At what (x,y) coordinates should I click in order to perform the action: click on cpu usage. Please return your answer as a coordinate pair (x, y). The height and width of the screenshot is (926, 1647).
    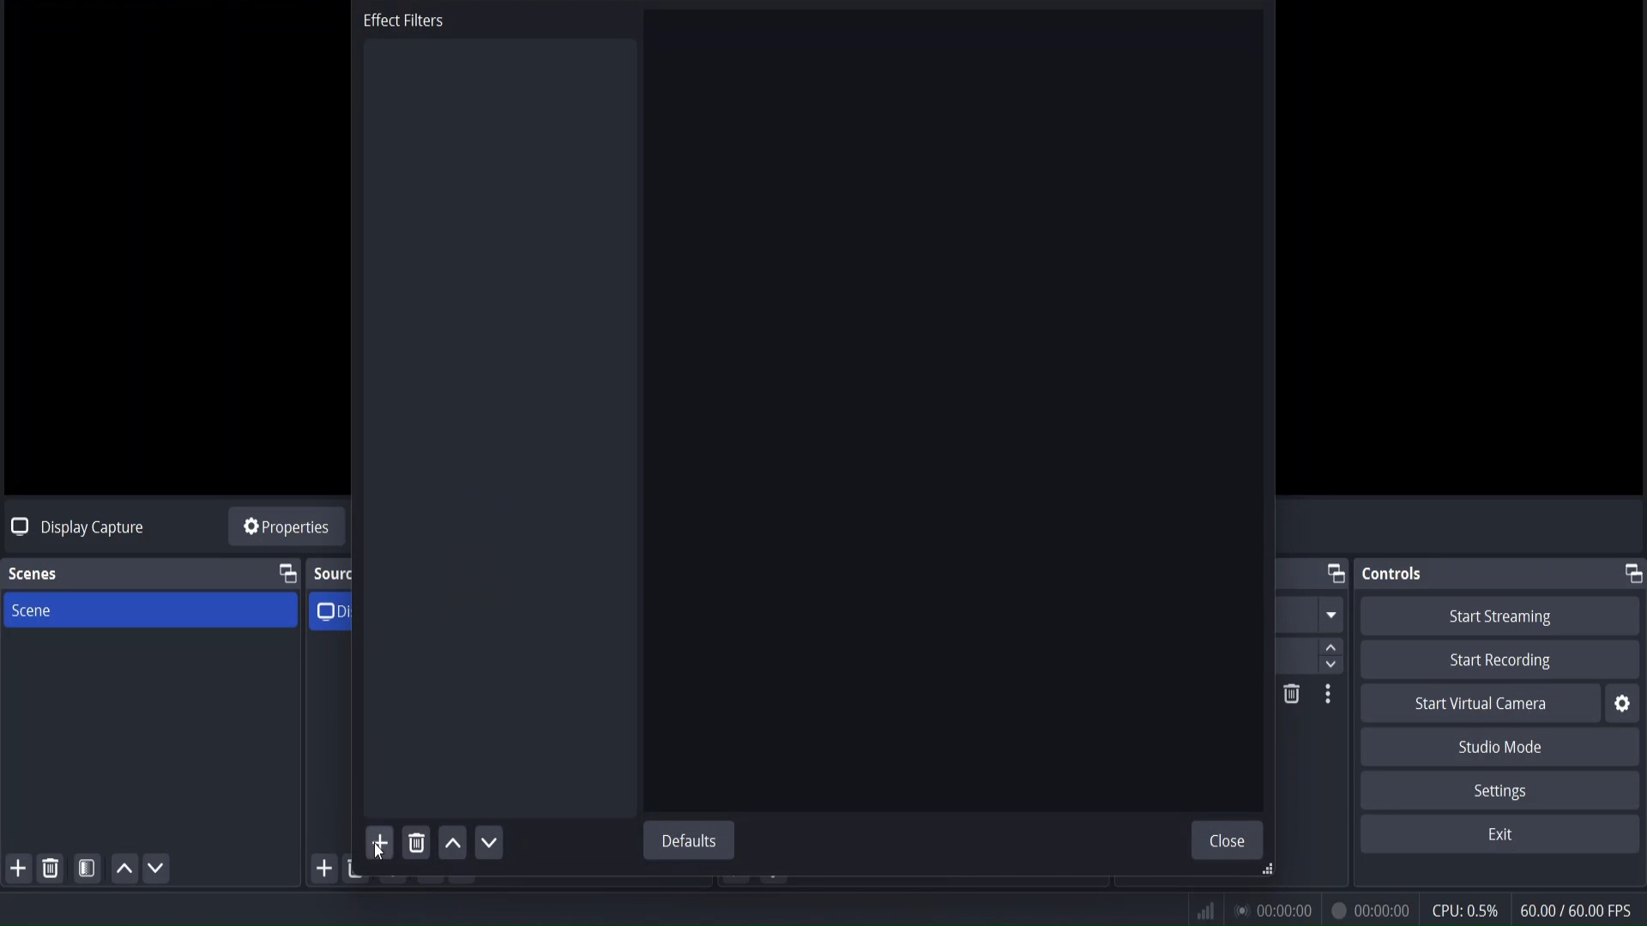
    Looking at the image, I should click on (1464, 910).